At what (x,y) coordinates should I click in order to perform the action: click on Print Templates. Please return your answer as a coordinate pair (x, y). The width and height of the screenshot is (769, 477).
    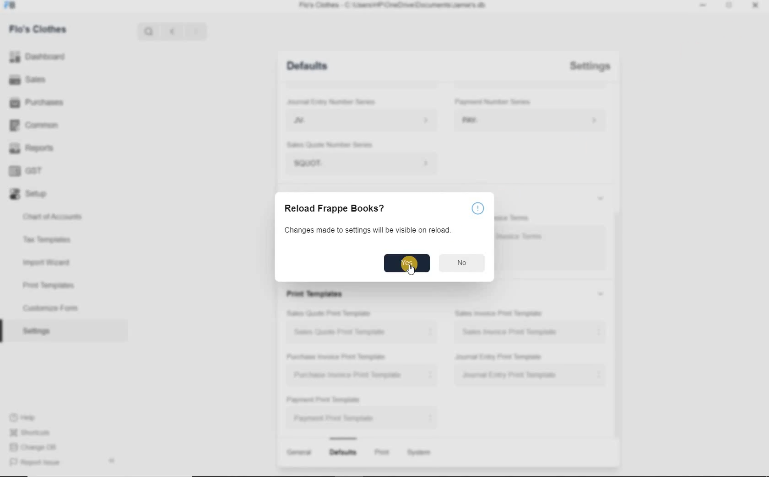
    Looking at the image, I should click on (48, 285).